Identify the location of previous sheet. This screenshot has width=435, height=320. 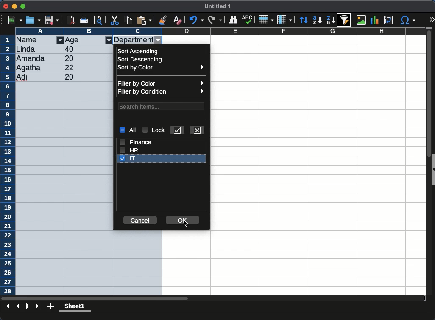
(19, 306).